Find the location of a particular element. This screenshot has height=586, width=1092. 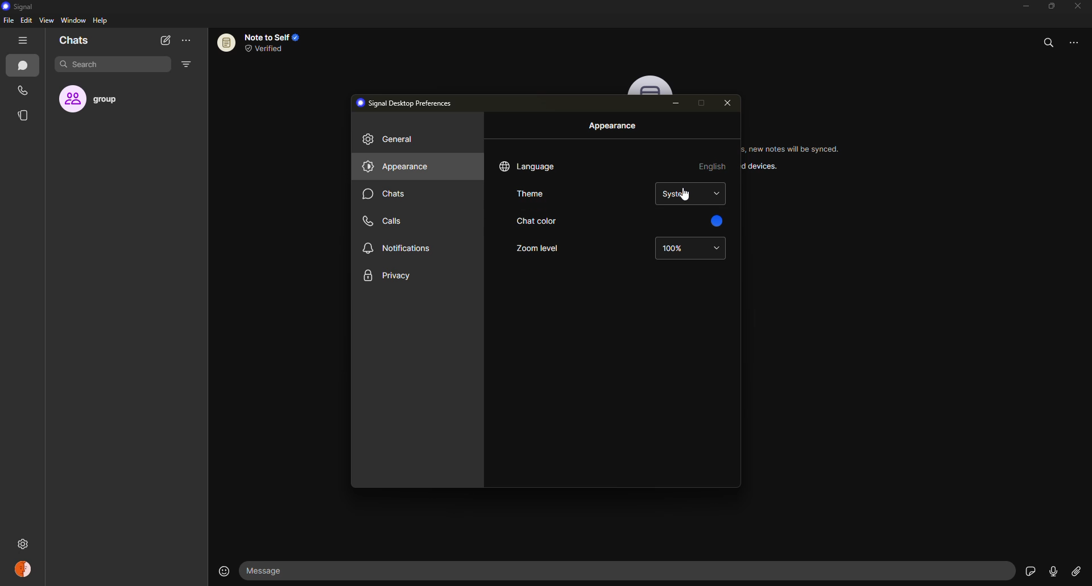

more is located at coordinates (186, 41).